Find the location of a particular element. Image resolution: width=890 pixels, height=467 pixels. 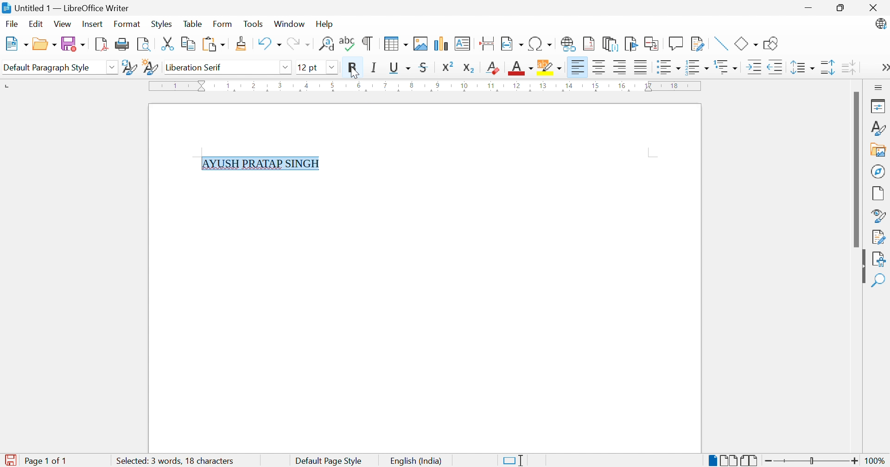

Insert Endnote is located at coordinates (609, 44).